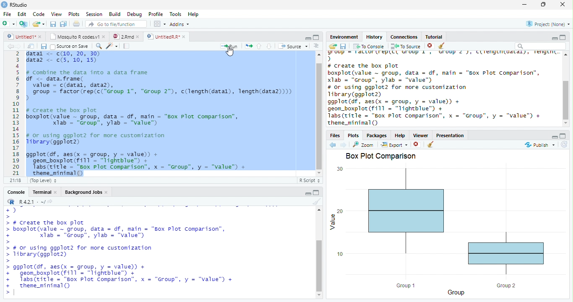  What do you see at coordinates (159, 23) in the screenshot?
I see `Workspace panes` at bounding box center [159, 23].